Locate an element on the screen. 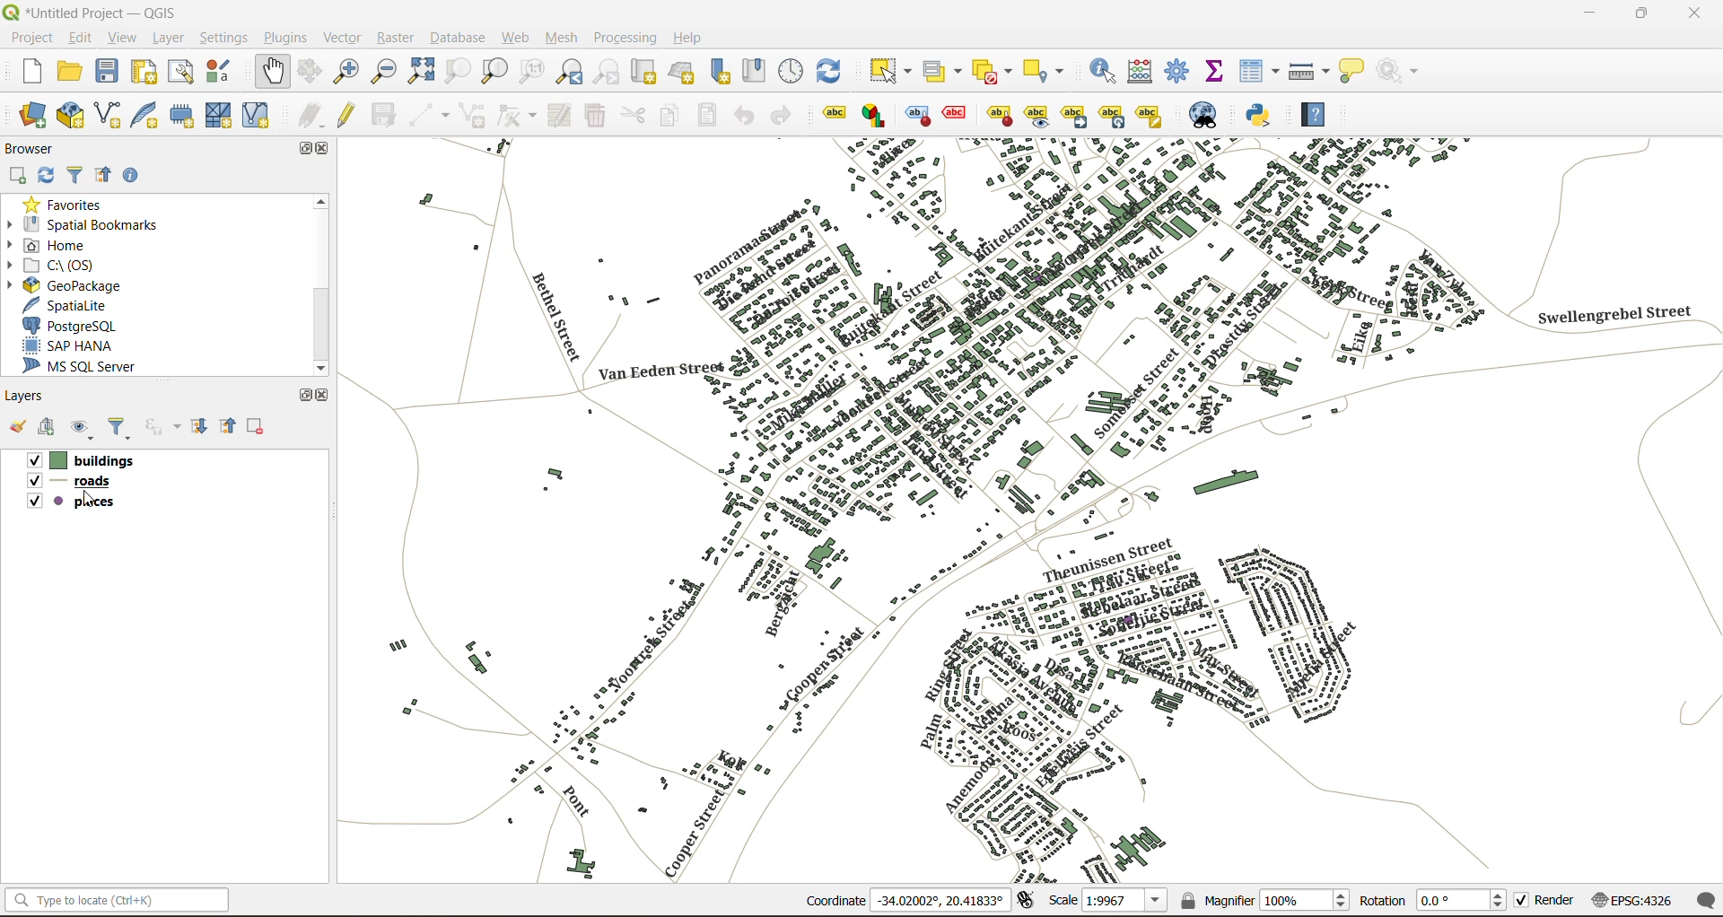  zoom next is located at coordinates (609, 70).